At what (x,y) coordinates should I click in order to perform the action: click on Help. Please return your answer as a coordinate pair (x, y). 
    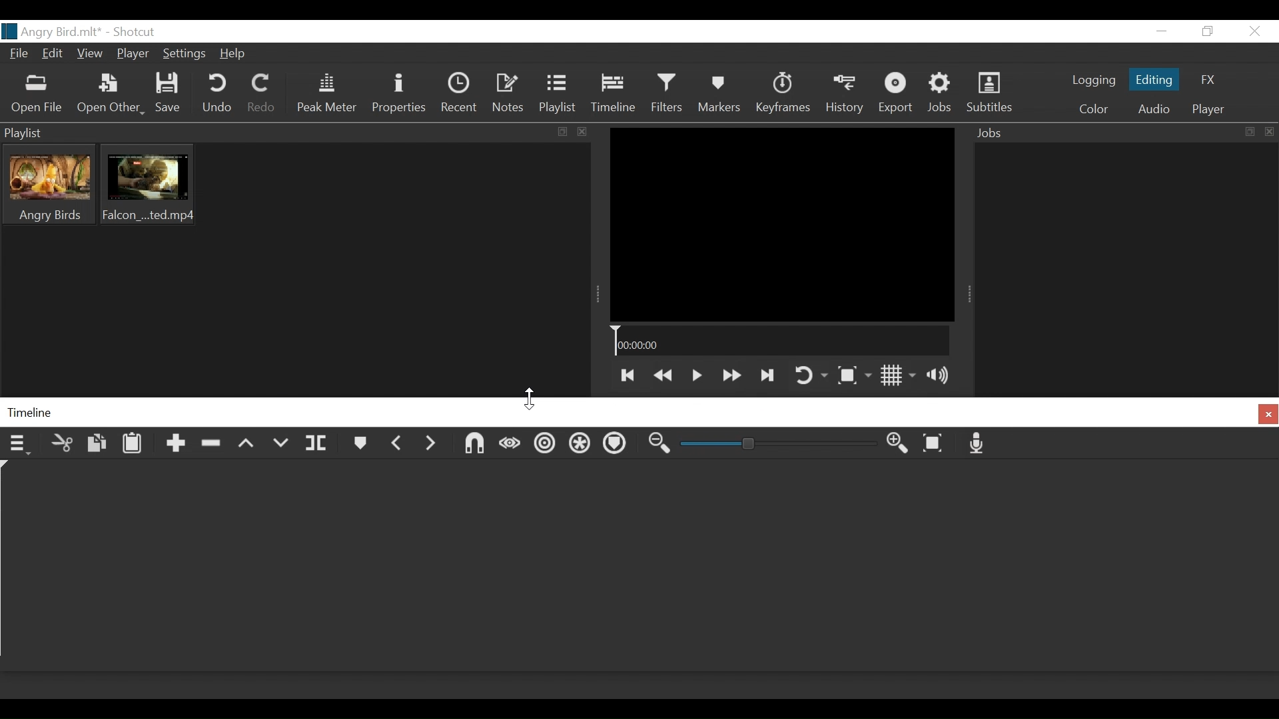
    Looking at the image, I should click on (234, 55).